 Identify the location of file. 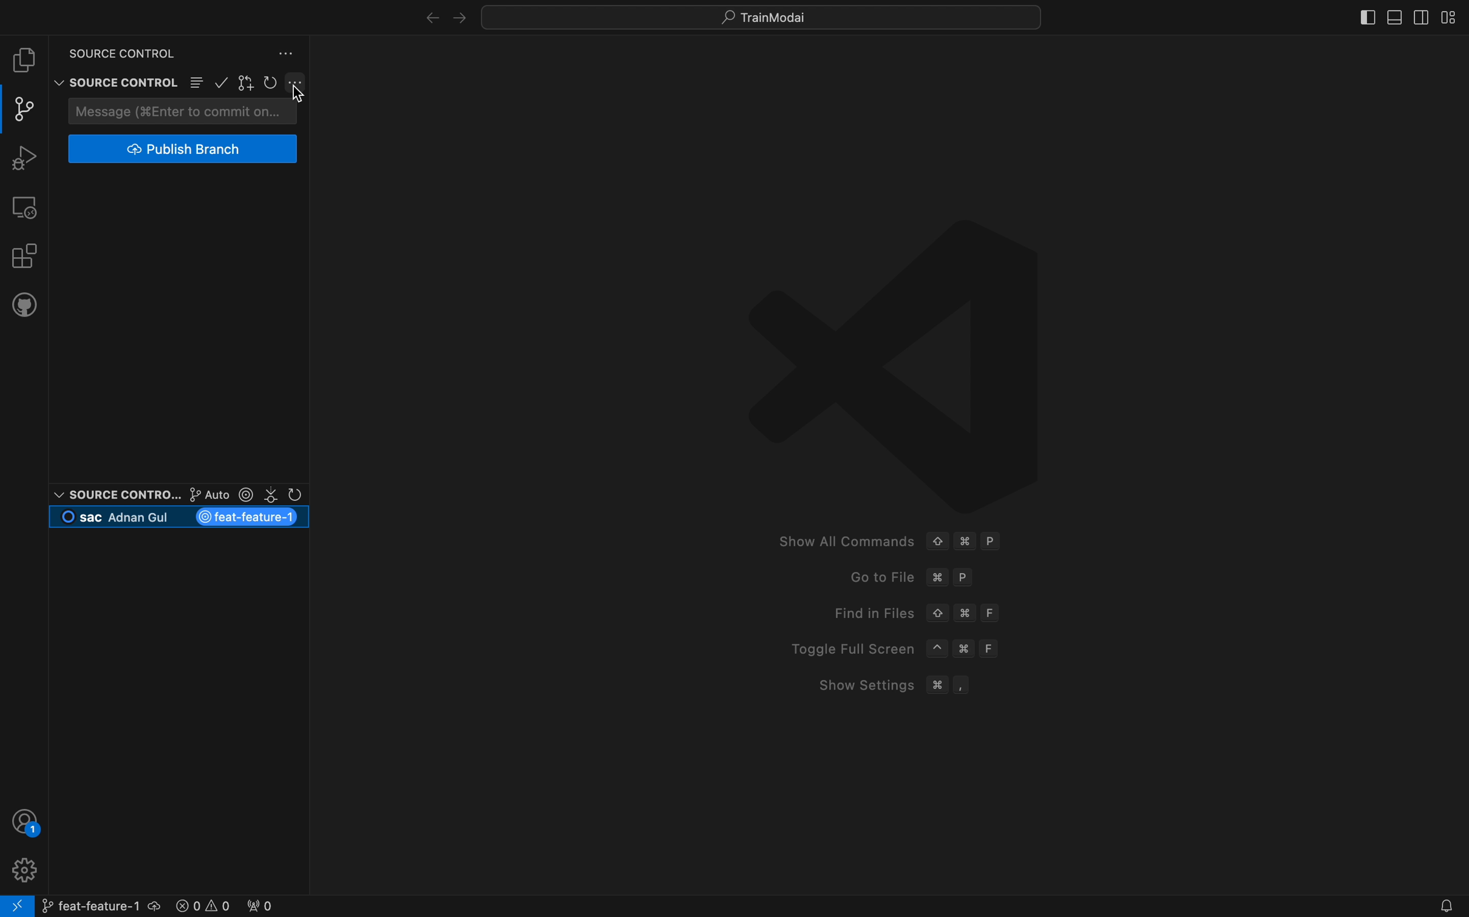
(24, 60).